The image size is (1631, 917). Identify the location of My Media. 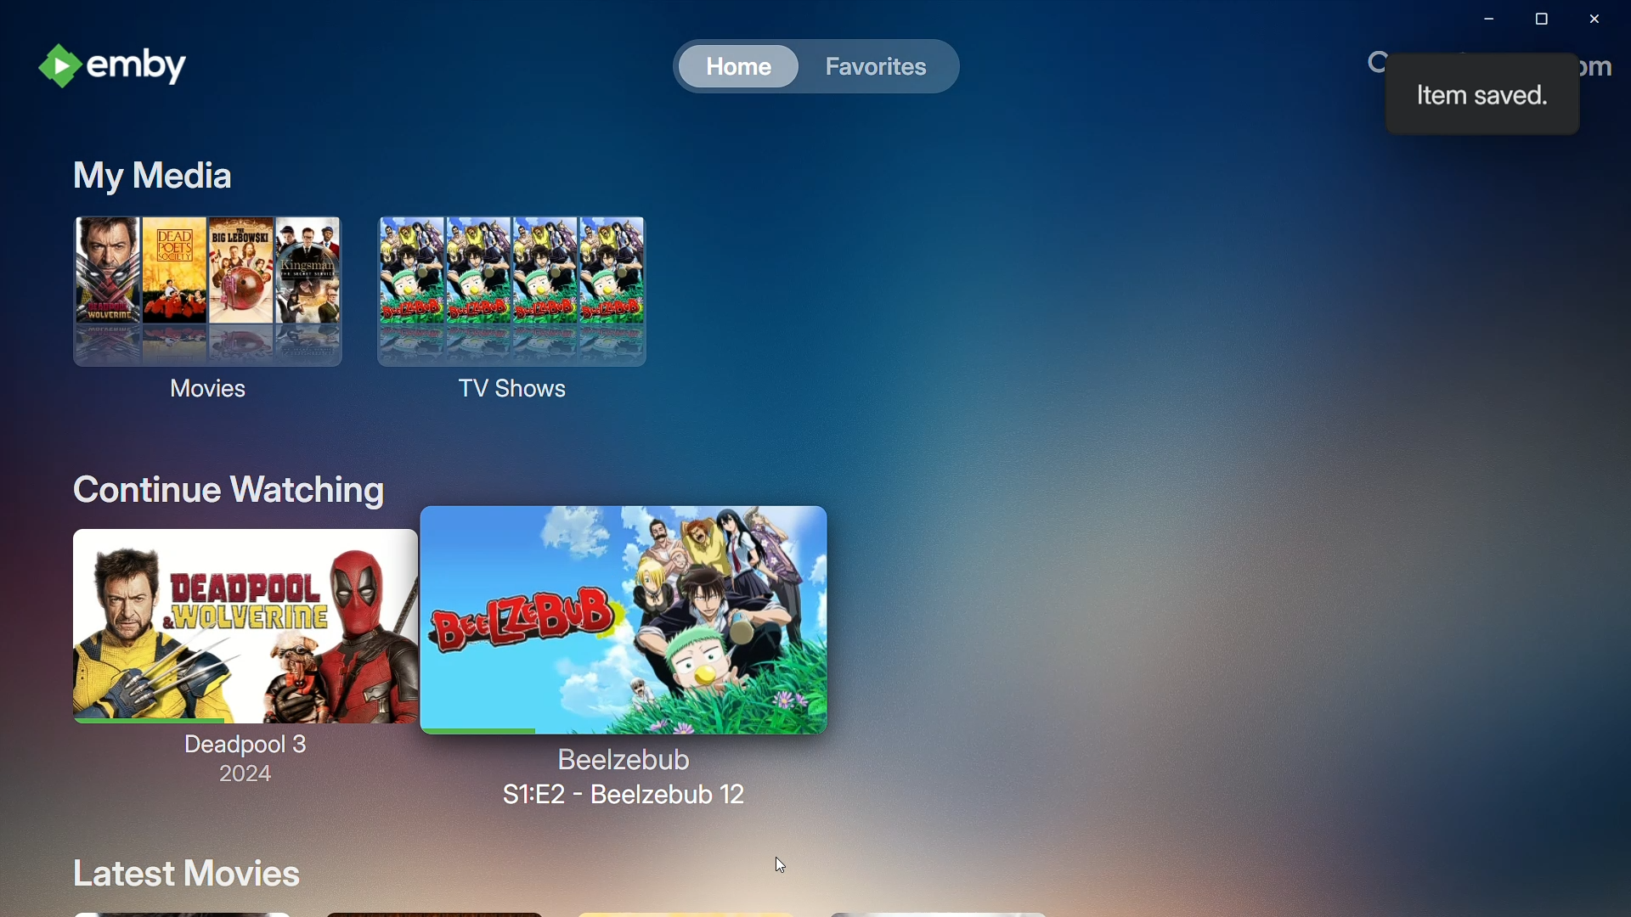
(160, 172).